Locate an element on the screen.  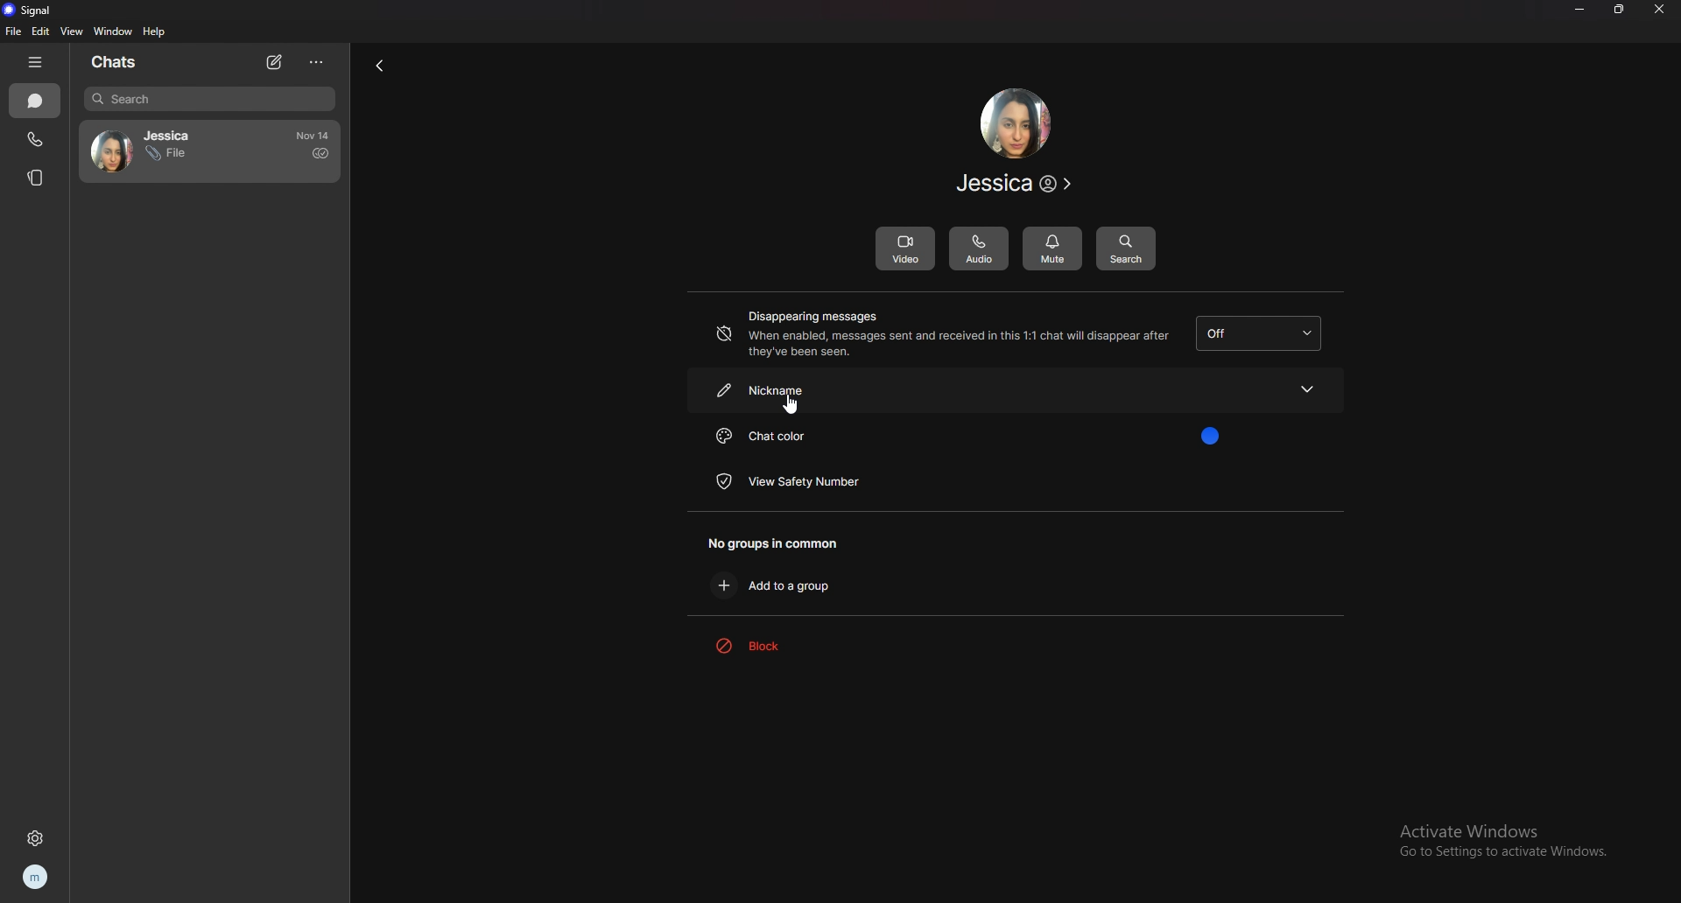
video is located at coordinates (904, 248).